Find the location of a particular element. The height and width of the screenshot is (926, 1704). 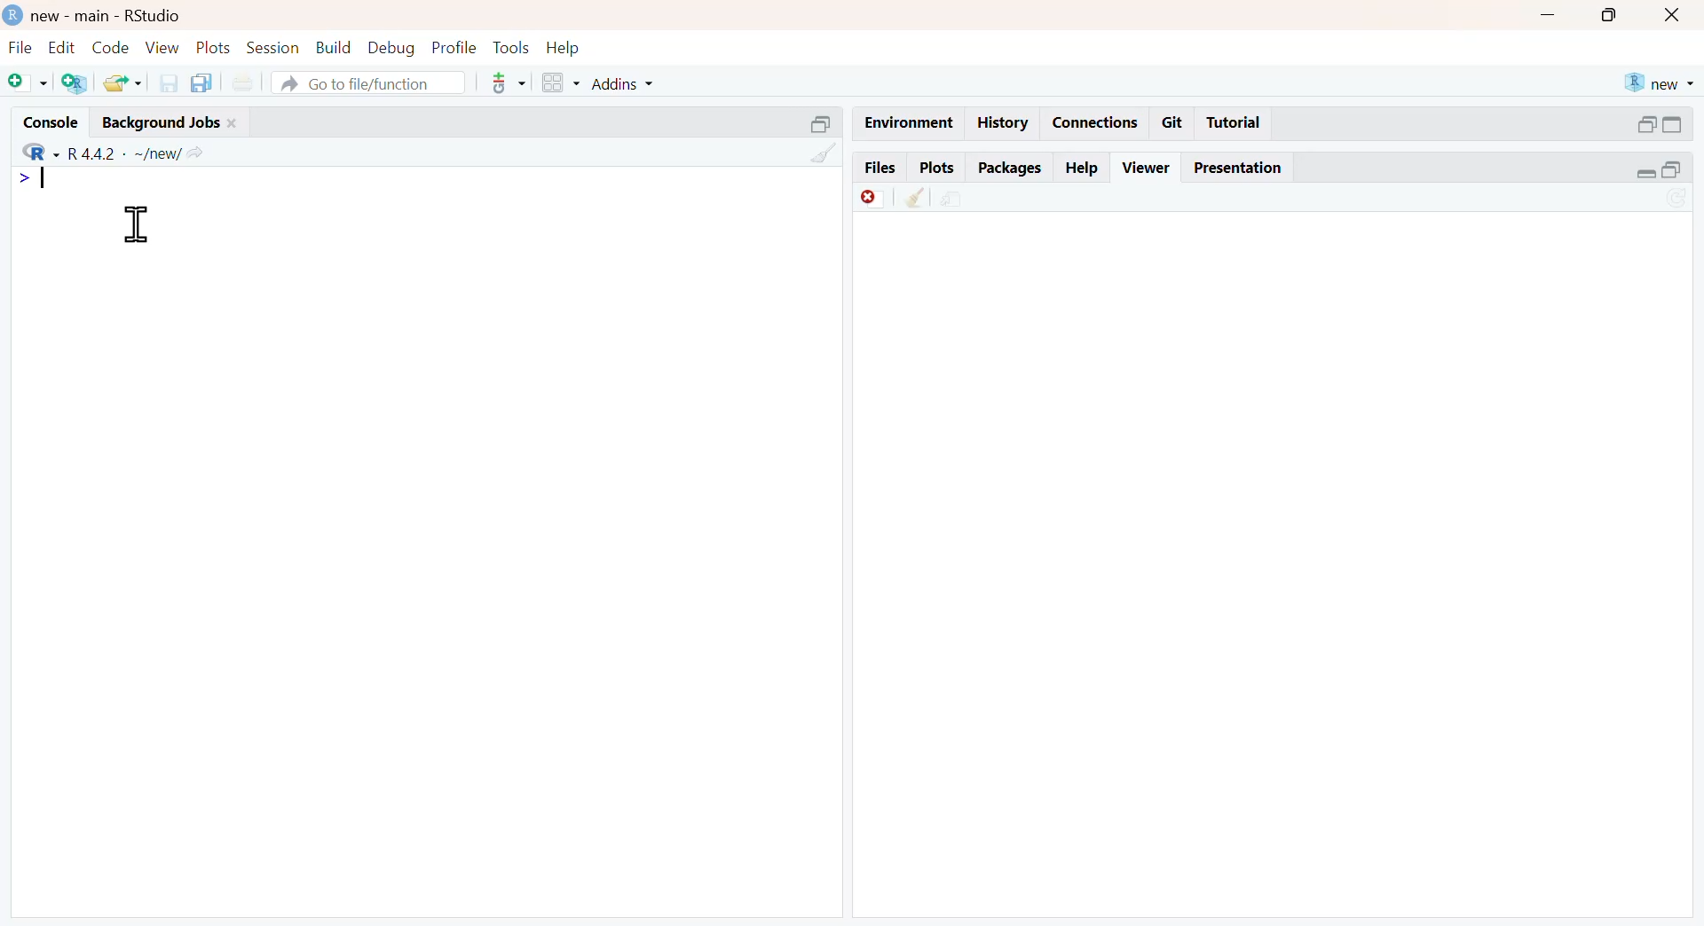

maximise is located at coordinates (1610, 14).